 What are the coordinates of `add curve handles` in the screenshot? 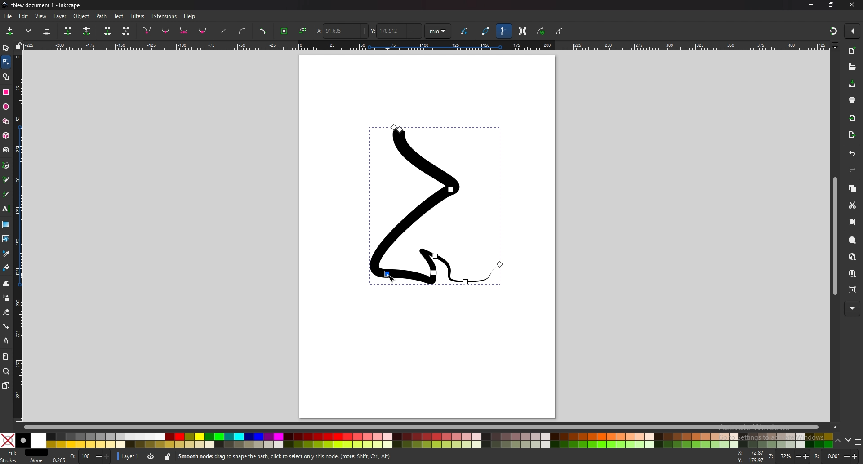 It's located at (244, 31).